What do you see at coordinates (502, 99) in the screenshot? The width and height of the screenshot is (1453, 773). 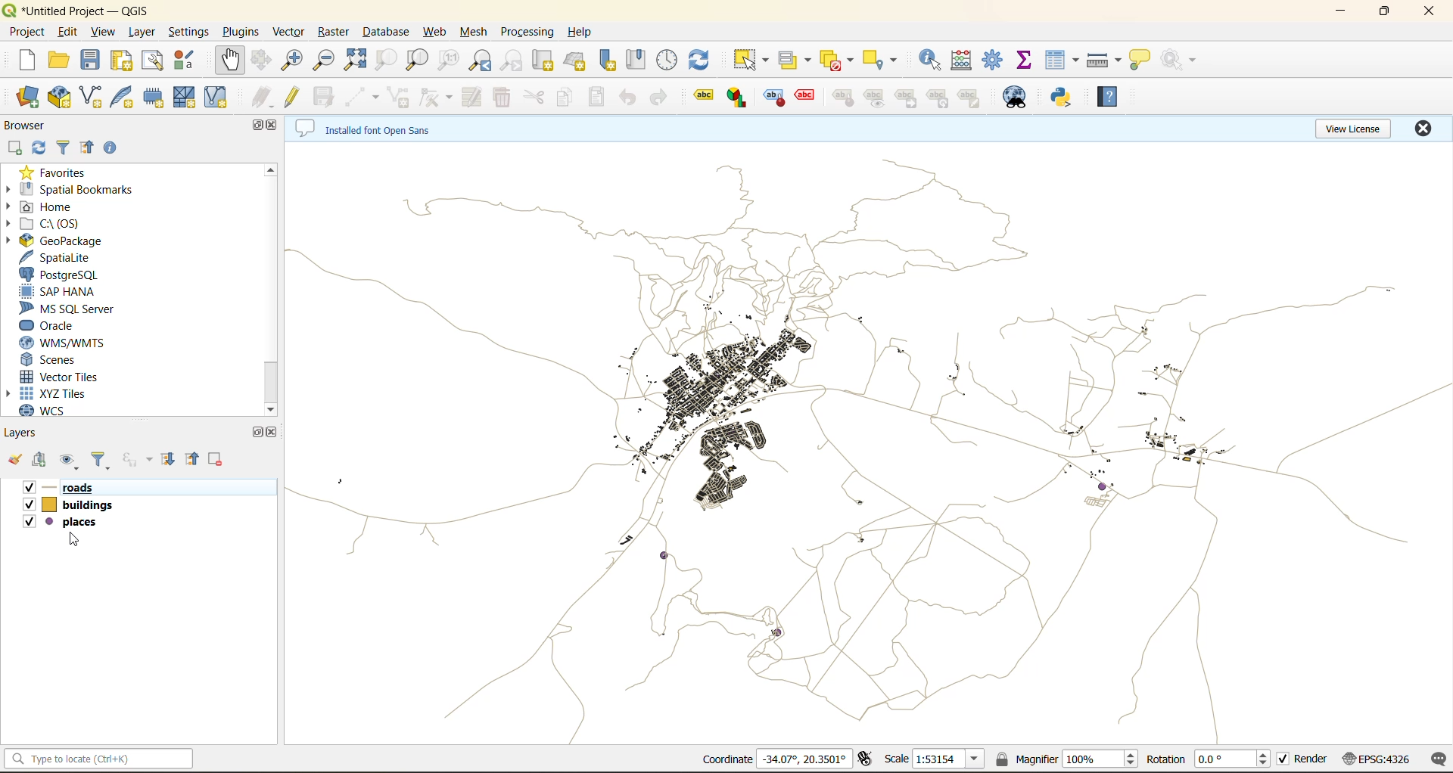 I see `delete` at bounding box center [502, 99].